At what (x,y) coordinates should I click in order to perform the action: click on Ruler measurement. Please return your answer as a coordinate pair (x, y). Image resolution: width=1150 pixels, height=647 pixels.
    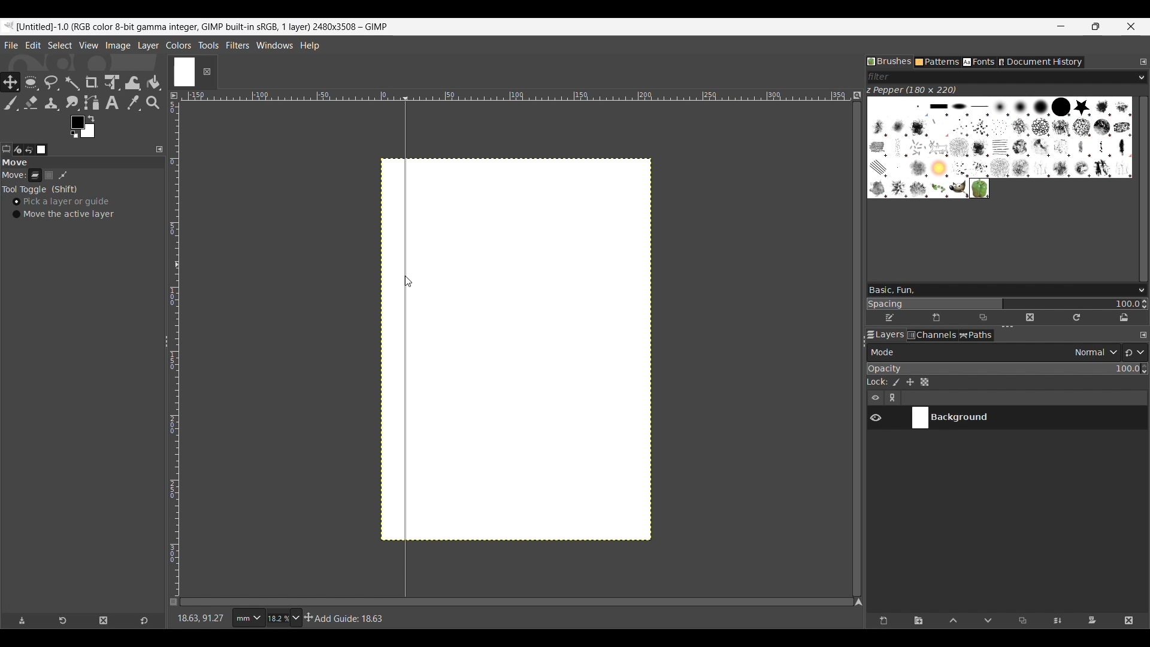
    Looking at the image, I should click on (247, 618).